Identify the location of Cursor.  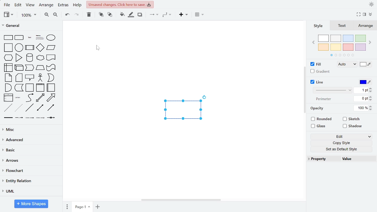
(97, 49).